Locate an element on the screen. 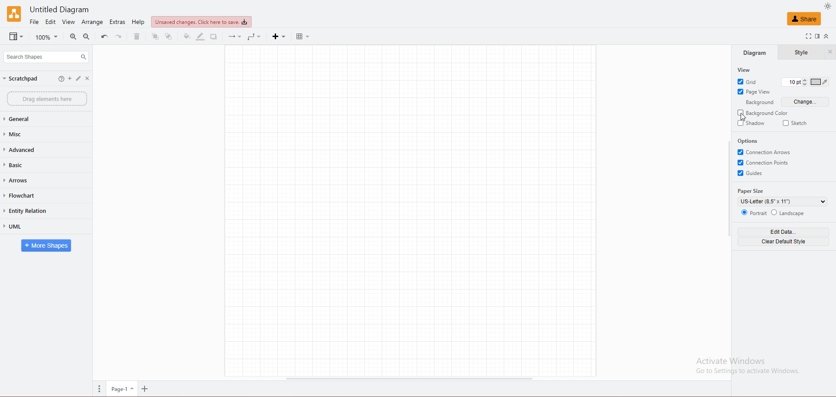  edit is located at coordinates (70, 79).